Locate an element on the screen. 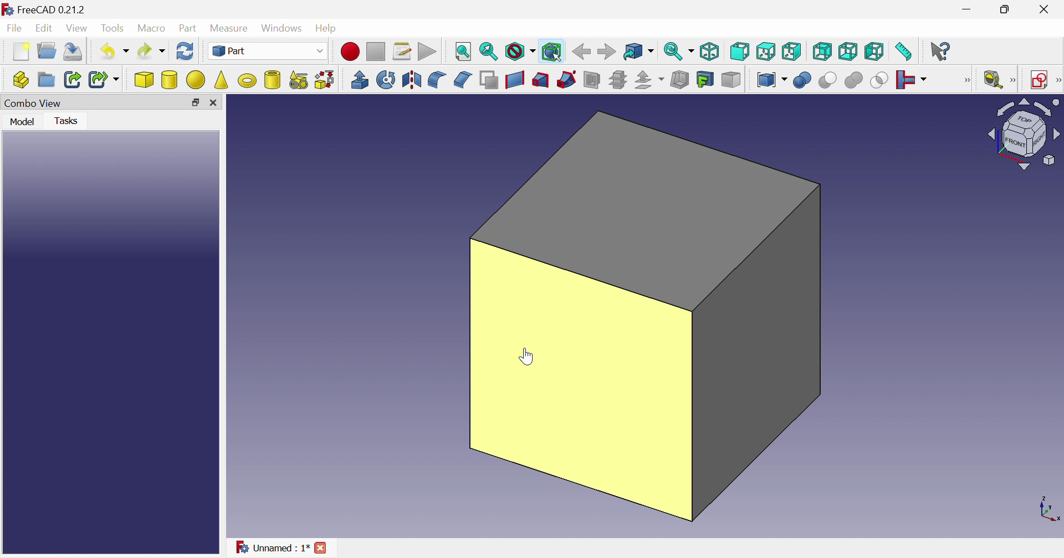 The width and height of the screenshot is (1064, 558). Right is located at coordinates (792, 51).